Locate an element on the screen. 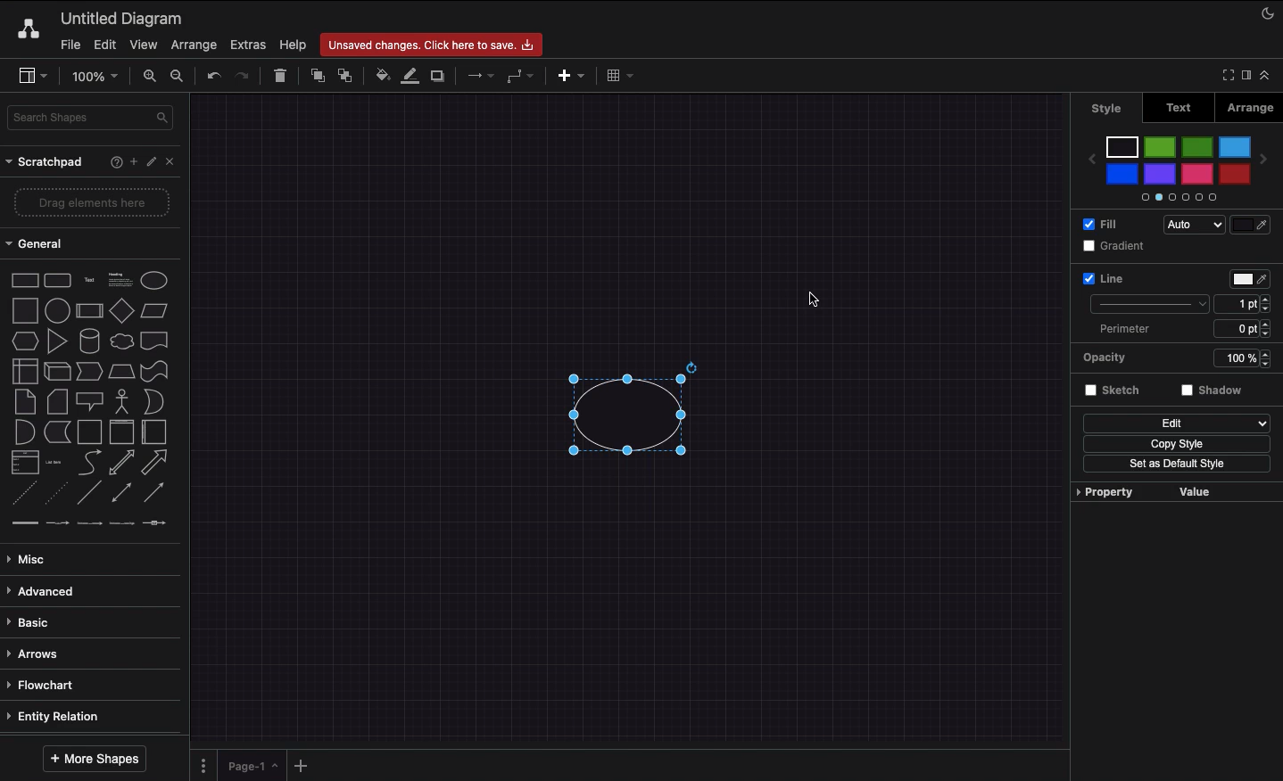  More shapes is located at coordinates (93, 759).